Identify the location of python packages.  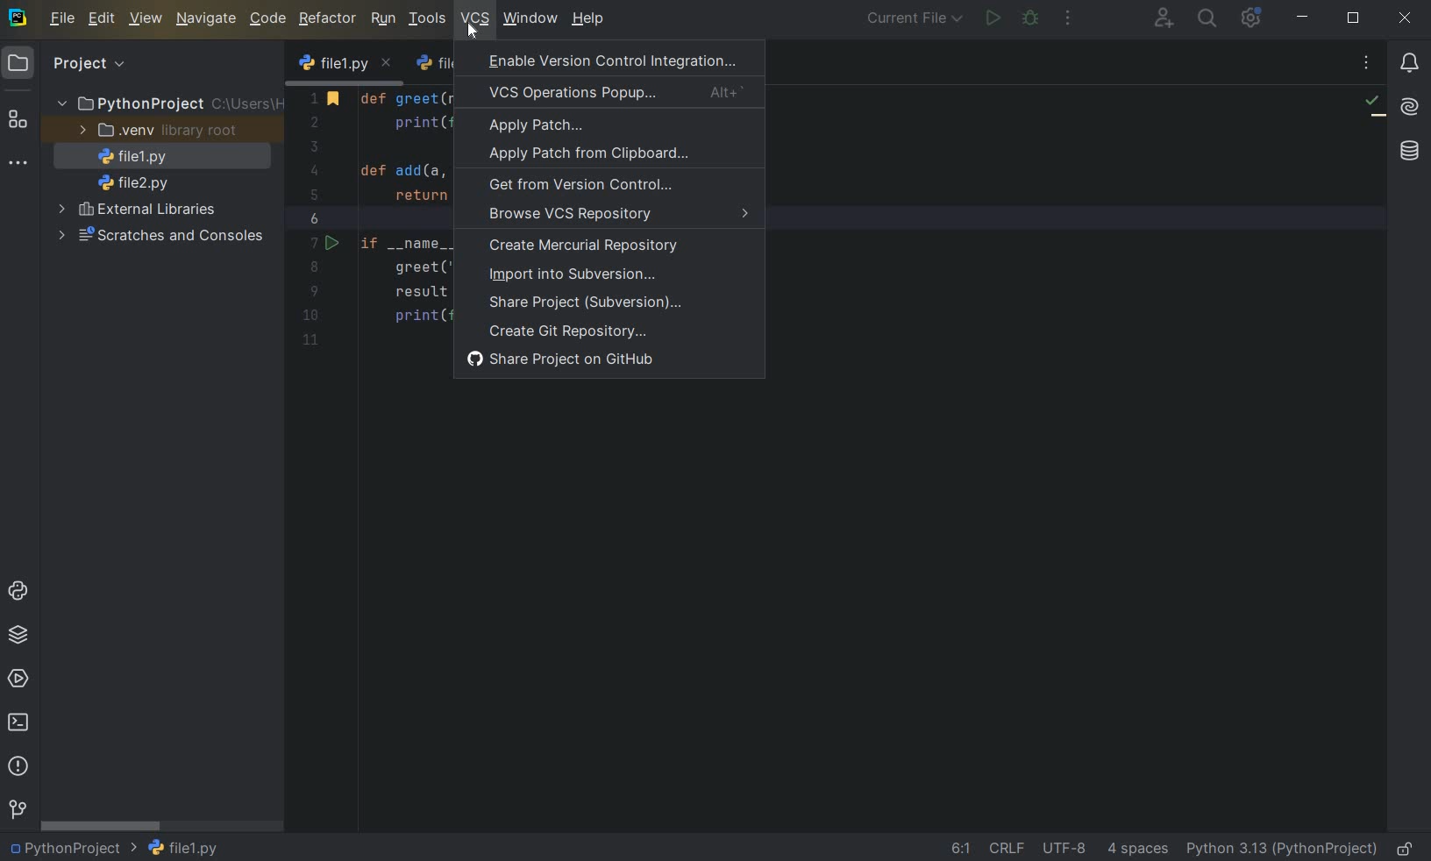
(18, 635).